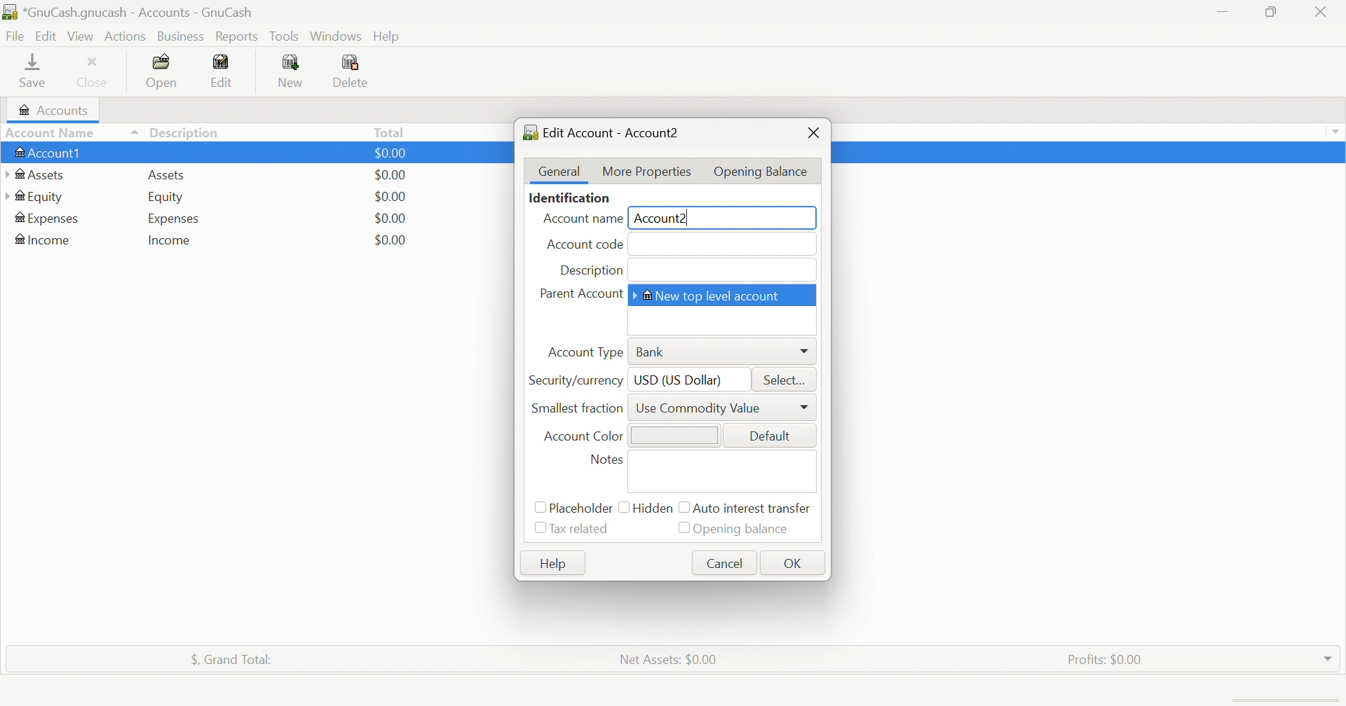 This screenshot has width=1346, height=706. Describe the element at coordinates (582, 437) in the screenshot. I see `Account Color` at that location.